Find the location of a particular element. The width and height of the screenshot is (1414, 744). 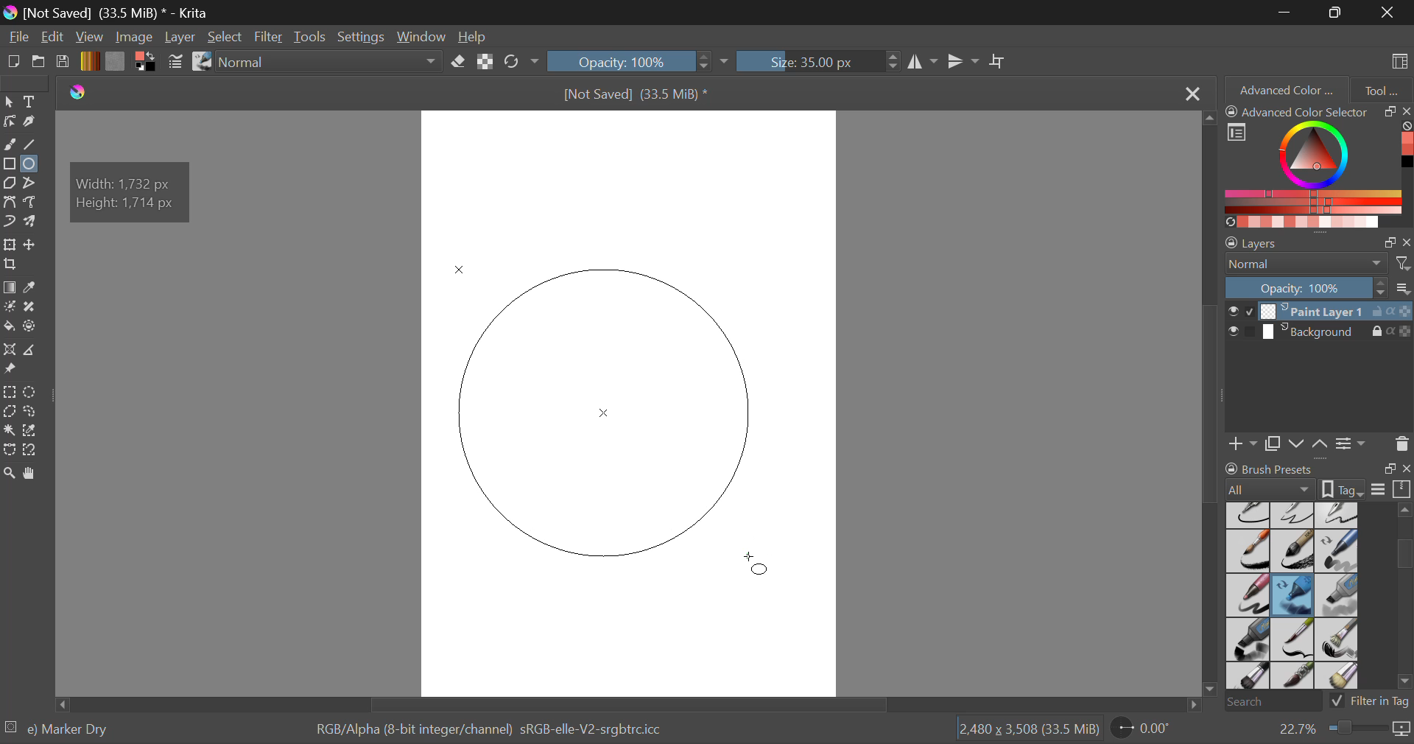

Size : 35px is located at coordinates (817, 61).